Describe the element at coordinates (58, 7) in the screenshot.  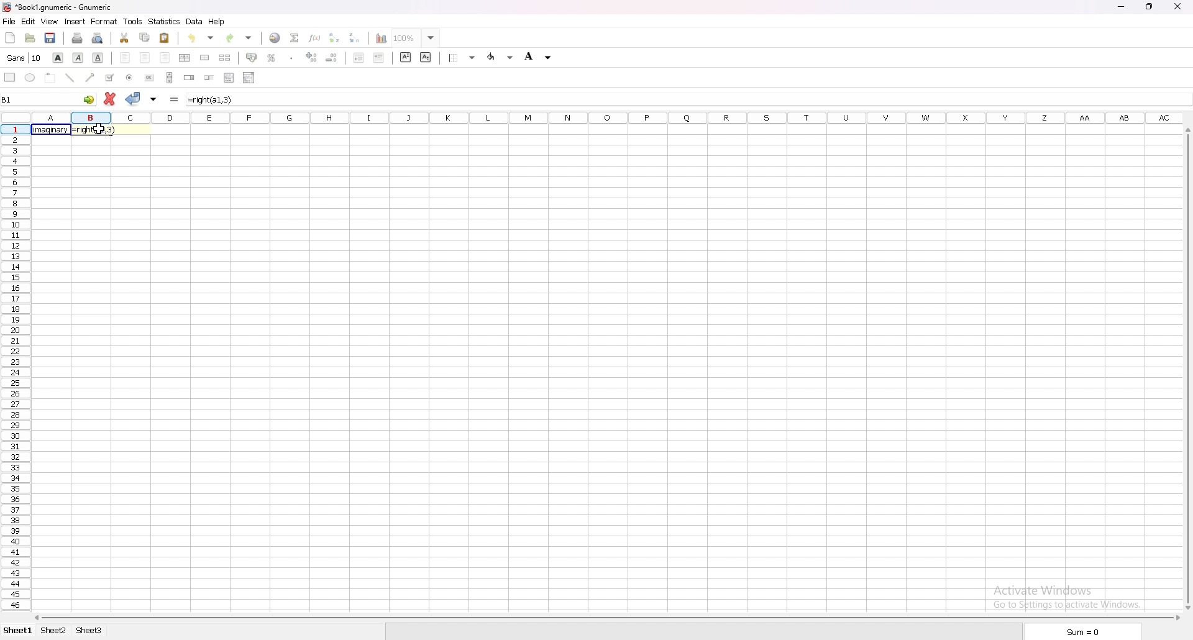
I see `file name` at that location.